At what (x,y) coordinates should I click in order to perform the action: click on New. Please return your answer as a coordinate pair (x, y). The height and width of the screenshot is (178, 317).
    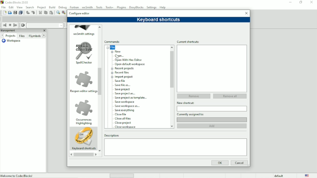
    Looking at the image, I should click on (118, 52).